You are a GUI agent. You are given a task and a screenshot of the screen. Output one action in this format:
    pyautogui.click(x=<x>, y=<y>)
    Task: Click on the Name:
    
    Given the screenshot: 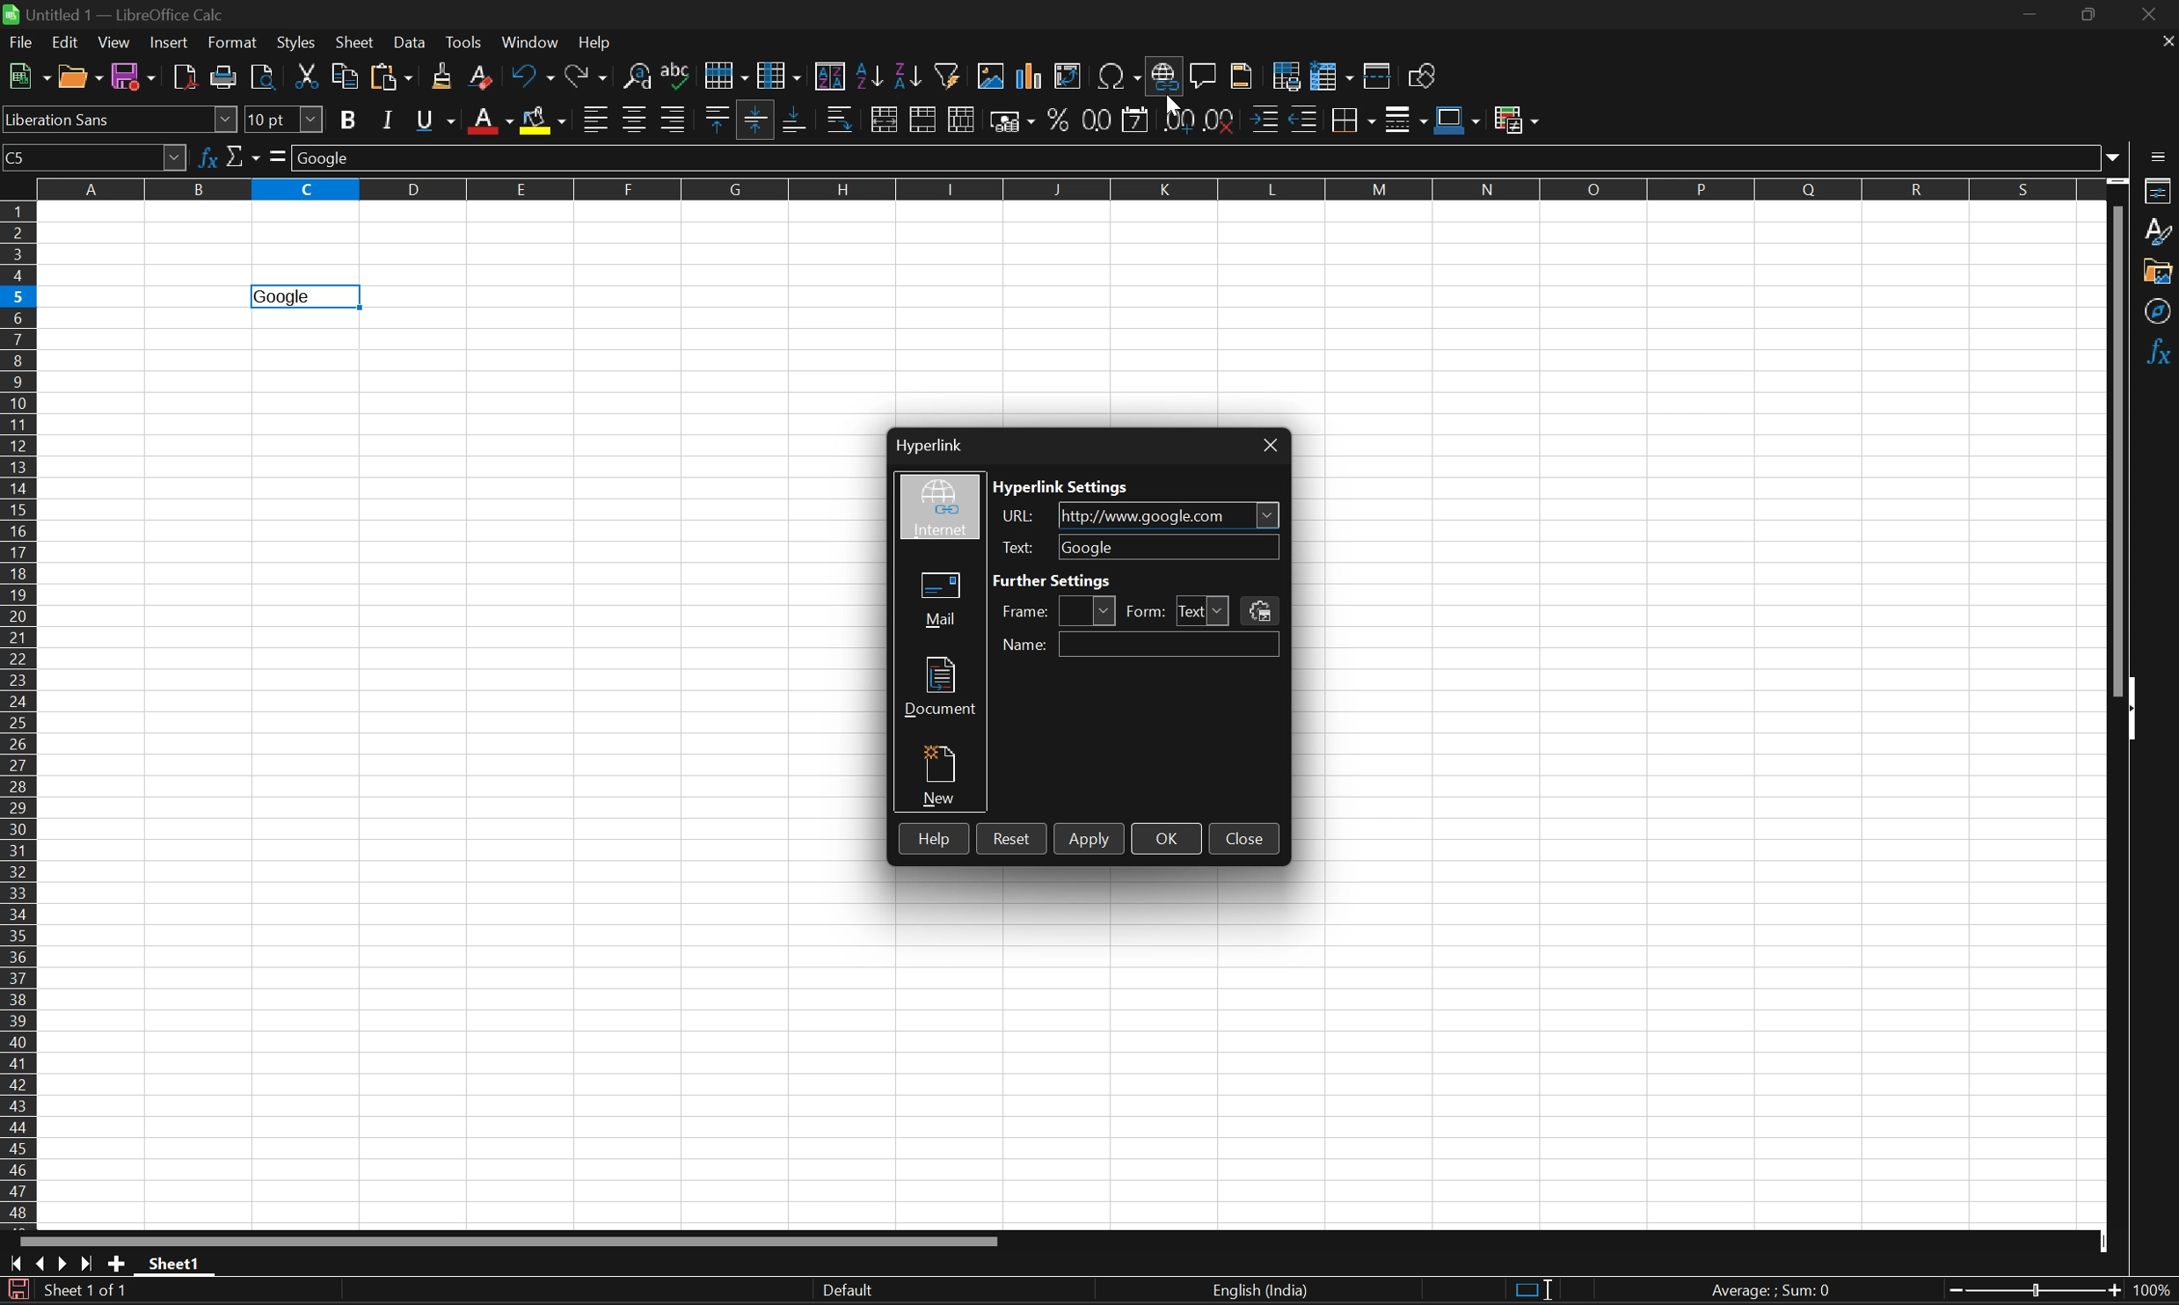 What is the action you would take?
    pyautogui.click(x=1031, y=646)
    